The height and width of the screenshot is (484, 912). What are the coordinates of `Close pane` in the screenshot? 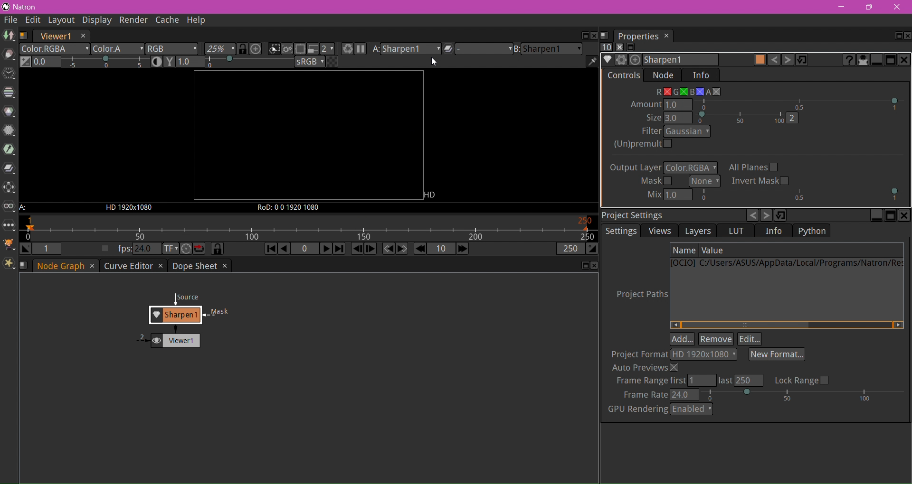 It's located at (594, 36).